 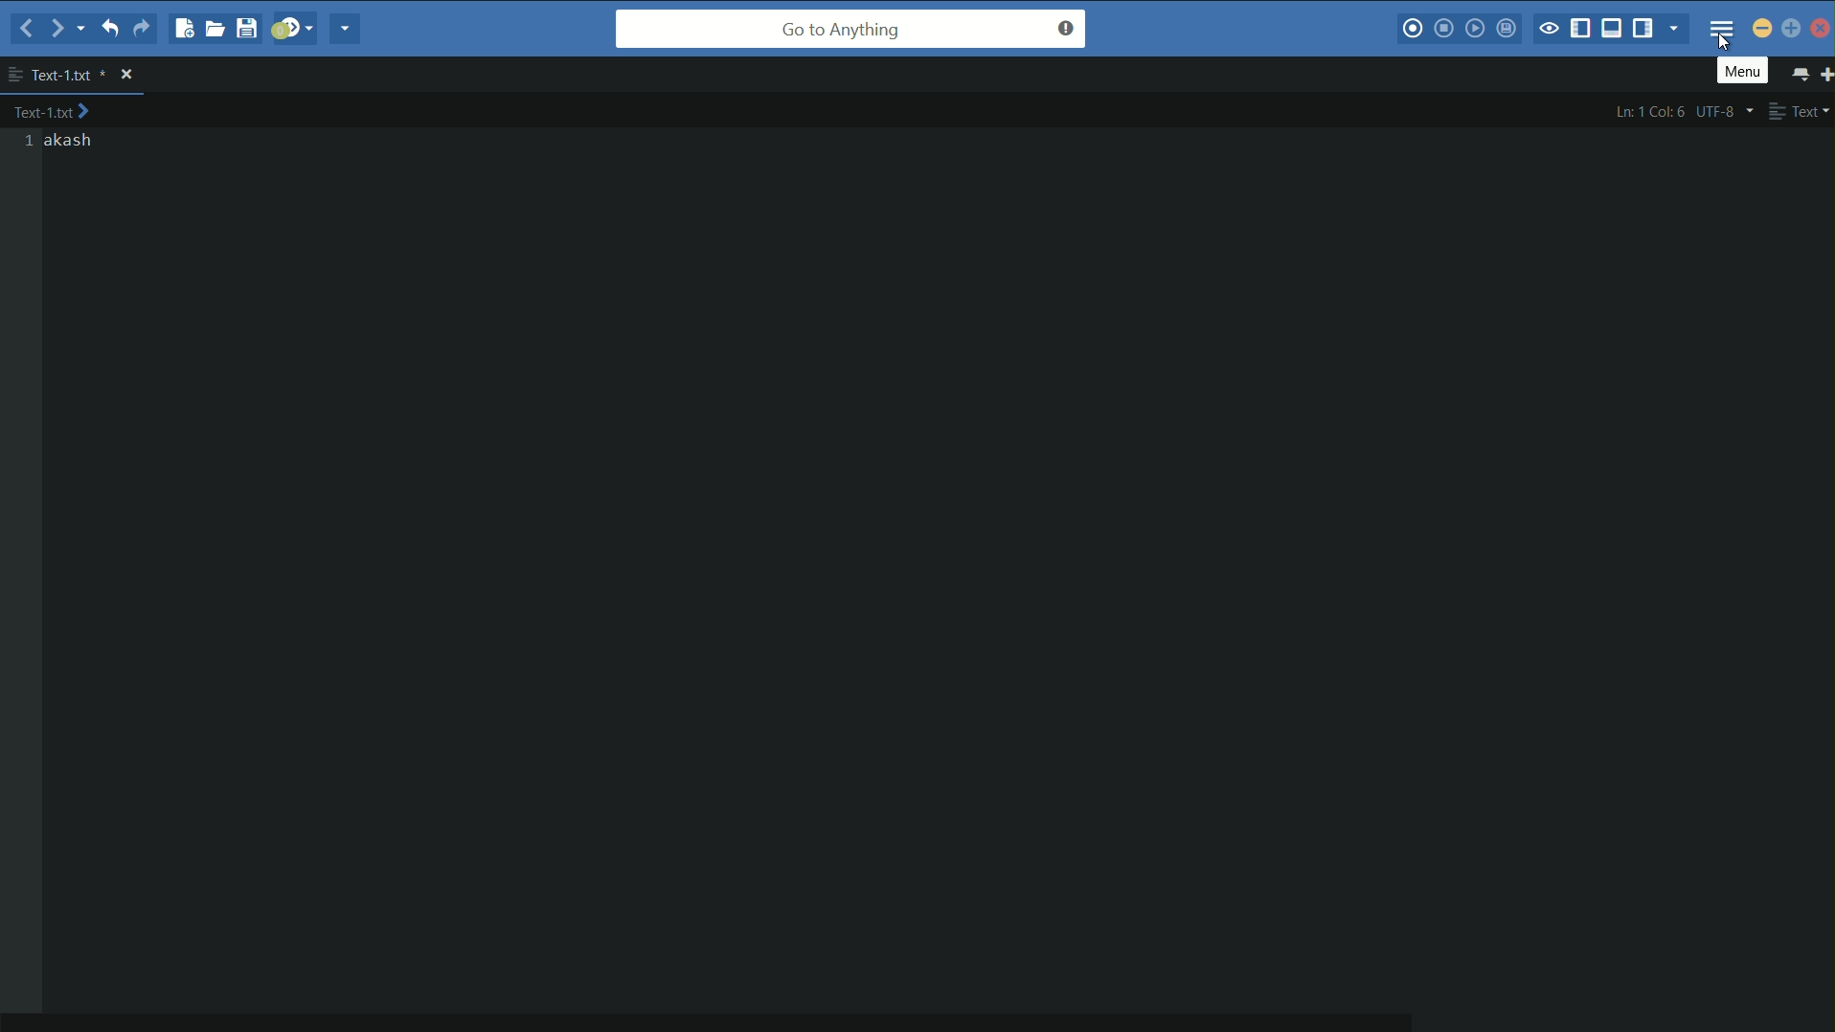 What do you see at coordinates (1616, 27) in the screenshot?
I see `show/hide bottom panel` at bounding box center [1616, 27].